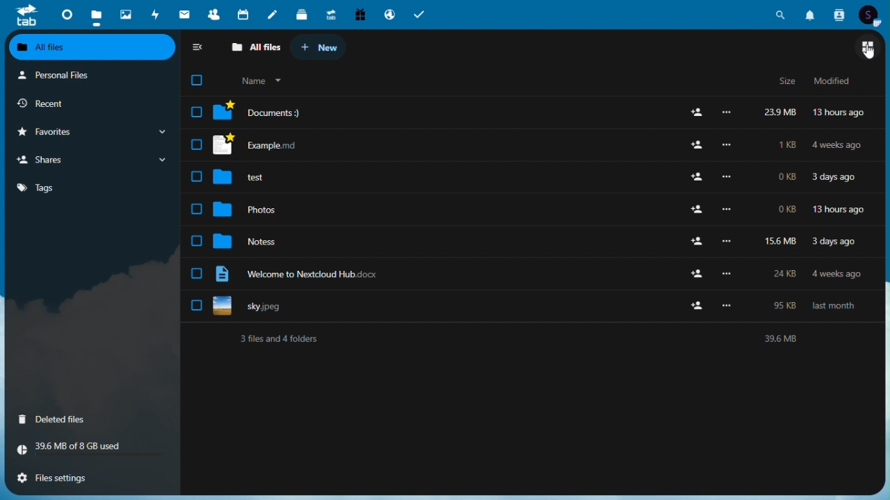 The width and height of the screenshot is (890, 500). What do you see at coordinates (788, 146) in the screenshot?
I see `1kb` at bounding box center [788, 146].